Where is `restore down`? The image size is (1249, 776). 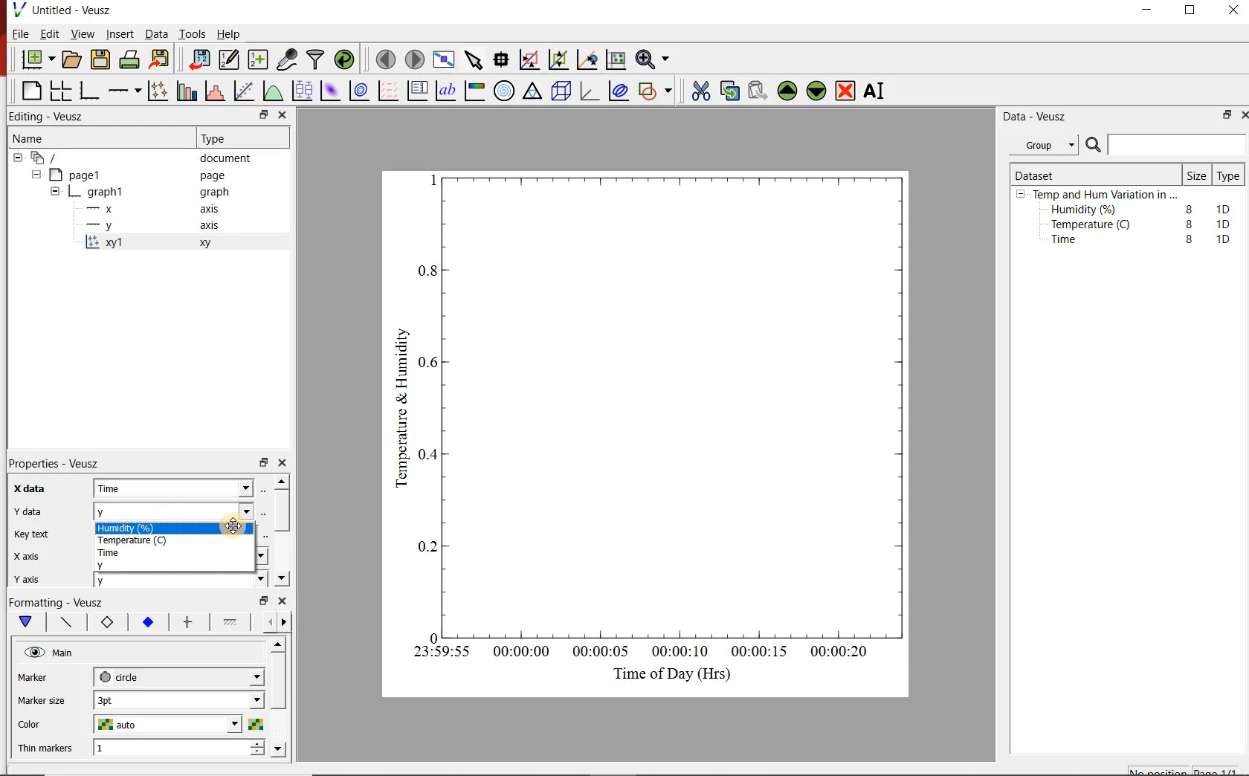 restore down is located at coordinates (254, 114).